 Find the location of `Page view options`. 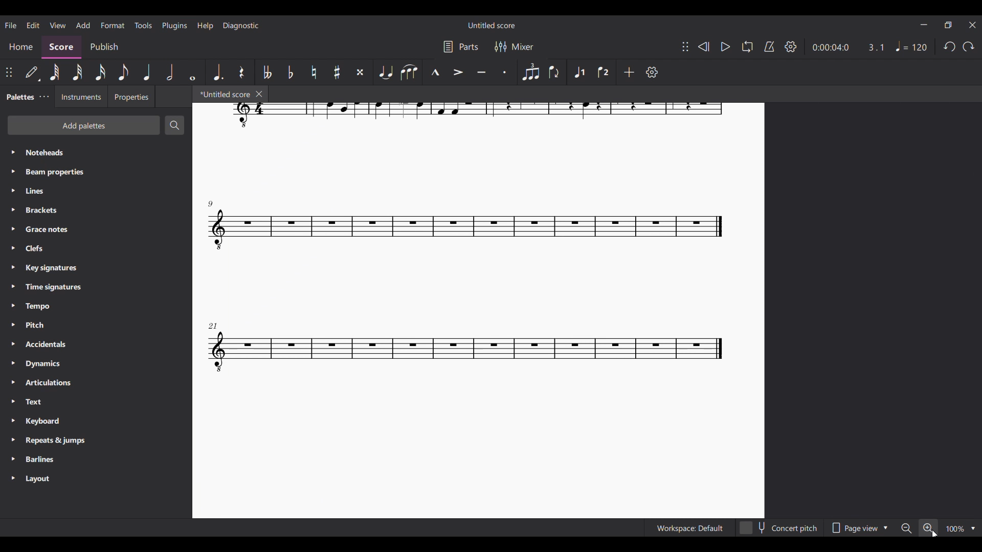

Page view options is located at coordinates (857, 527).